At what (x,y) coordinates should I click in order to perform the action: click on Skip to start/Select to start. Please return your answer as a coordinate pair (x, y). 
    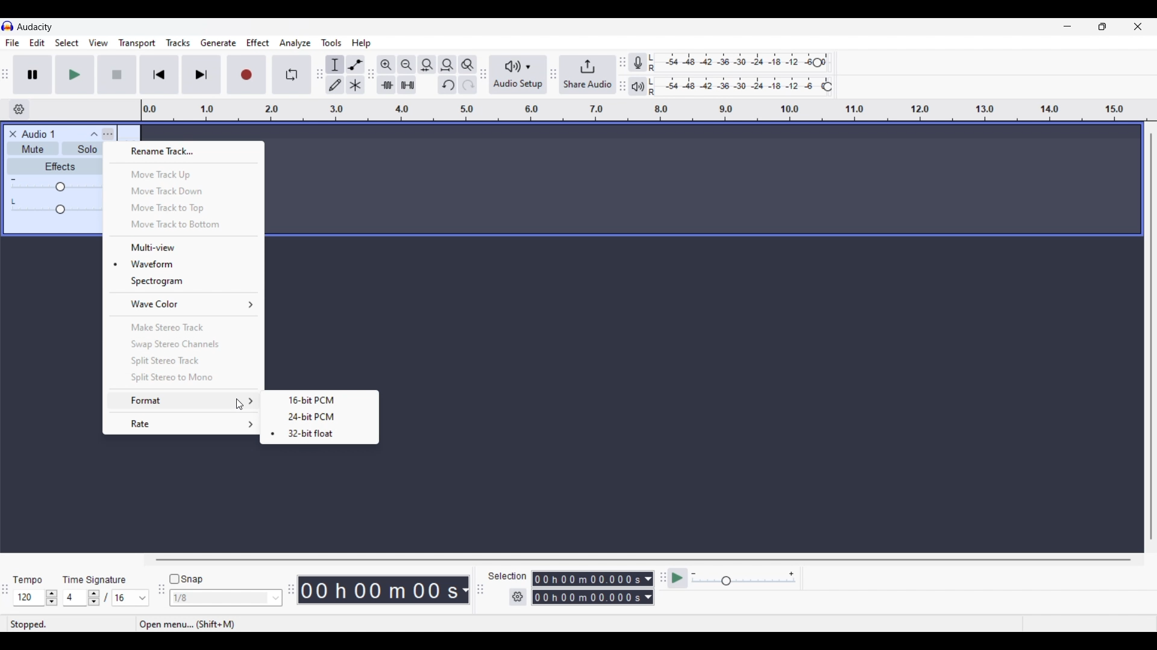
    Looking at the image, I should click on (159, 74).